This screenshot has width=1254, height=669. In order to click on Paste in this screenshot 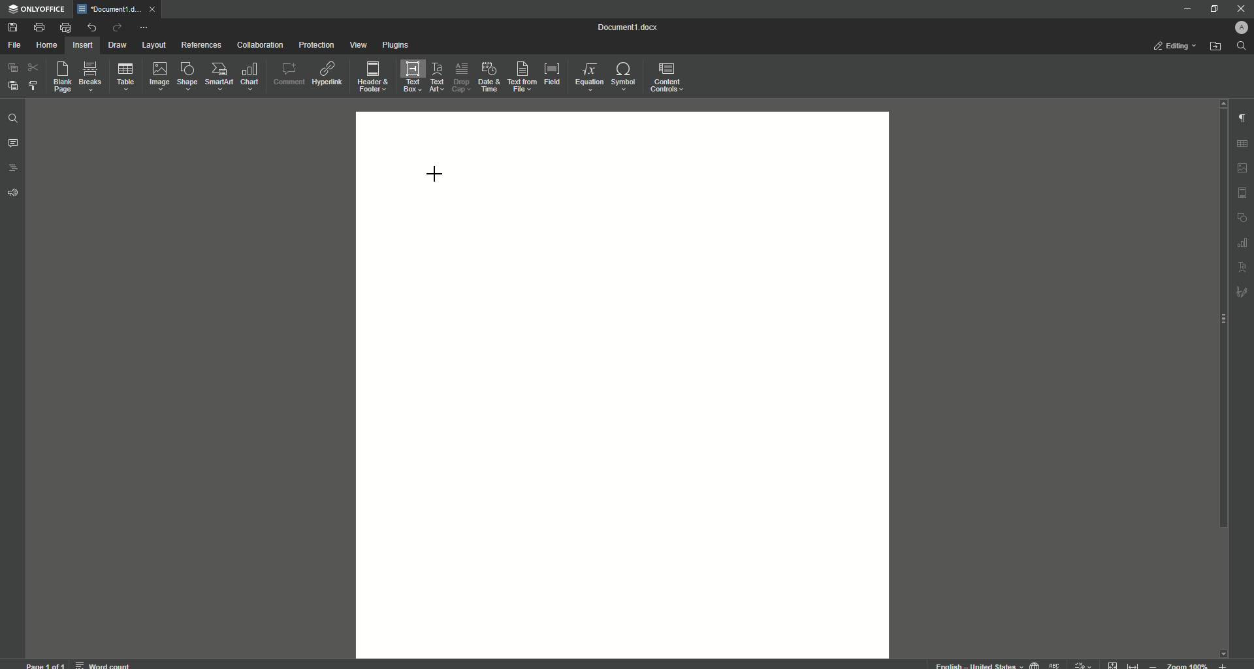, I will do `click(12, 85)`.